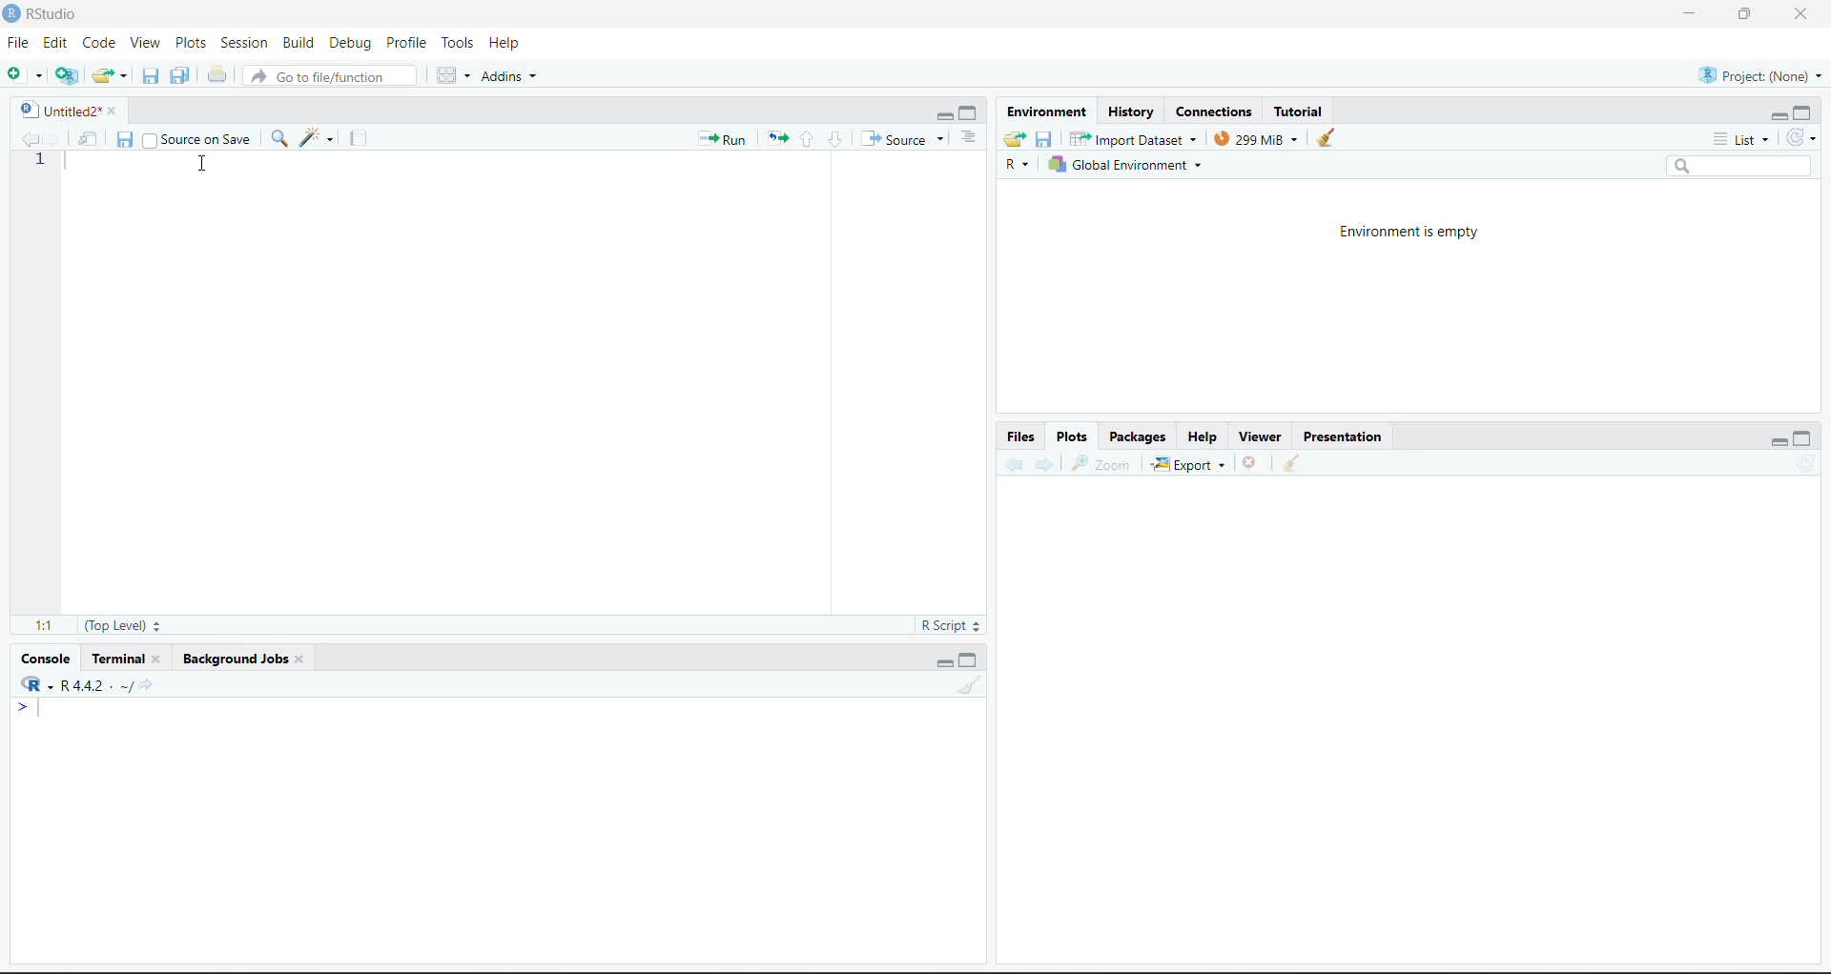  Describe the element at coordinates (1044, 139) in the screenshot. I see `save workspace as` at that location.